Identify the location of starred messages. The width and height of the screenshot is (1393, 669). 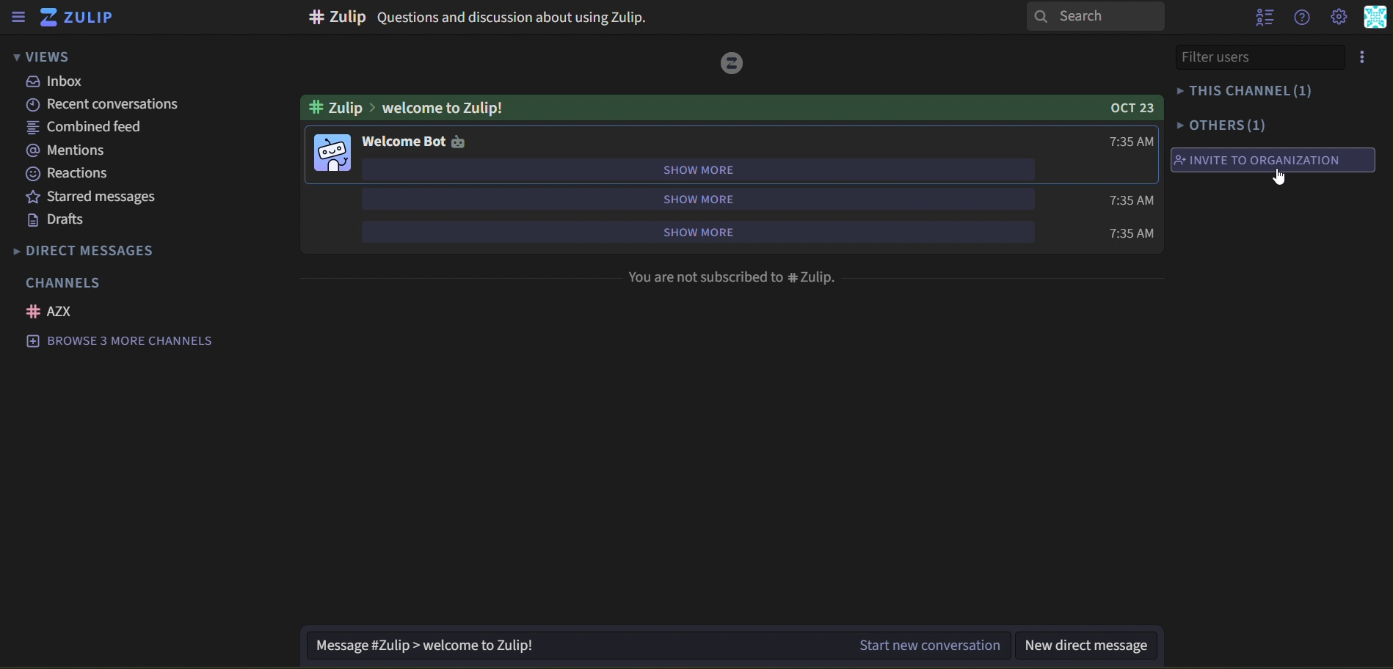
(113, 198).